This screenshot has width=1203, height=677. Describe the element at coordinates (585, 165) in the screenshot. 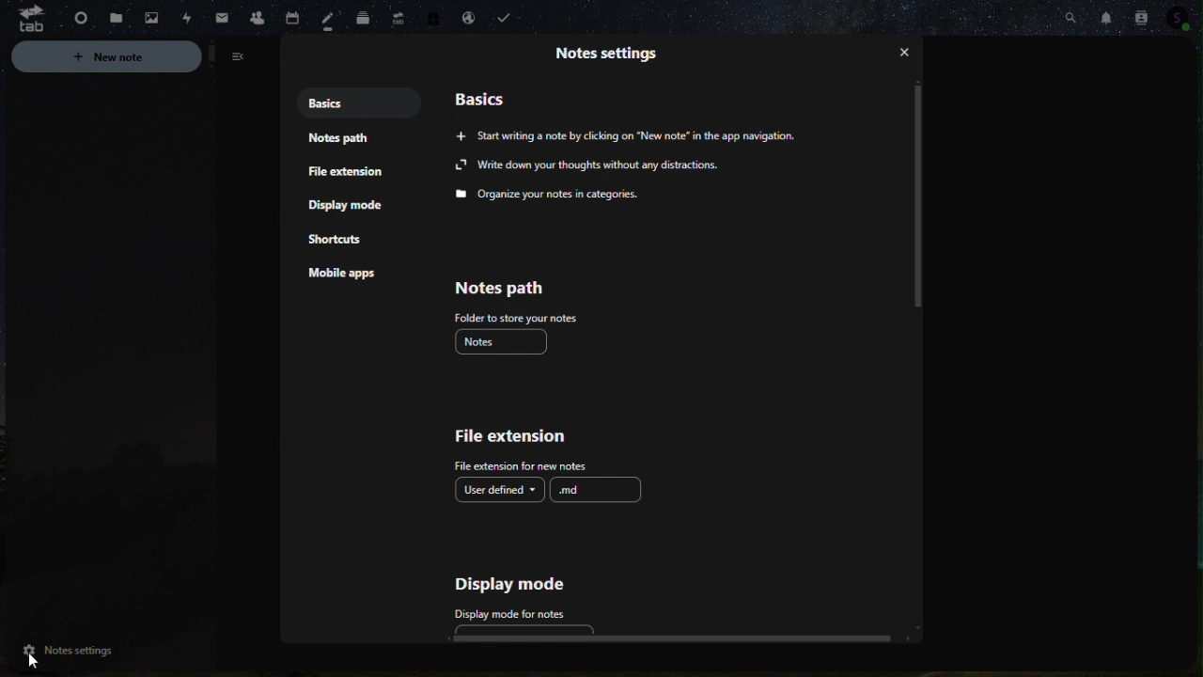

I see ` Write down your thoughts without any distractions.` at that location.